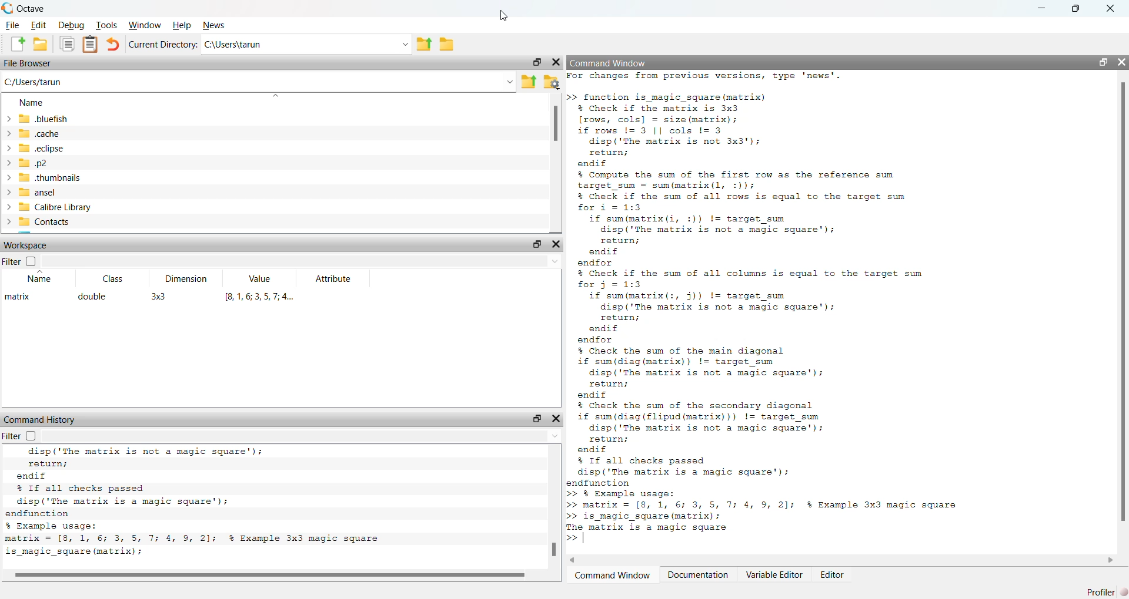 The image size is (1129, 599). Describe the element at coordinates (188, 279) in the screenshot. I see `Dimension` at that location.